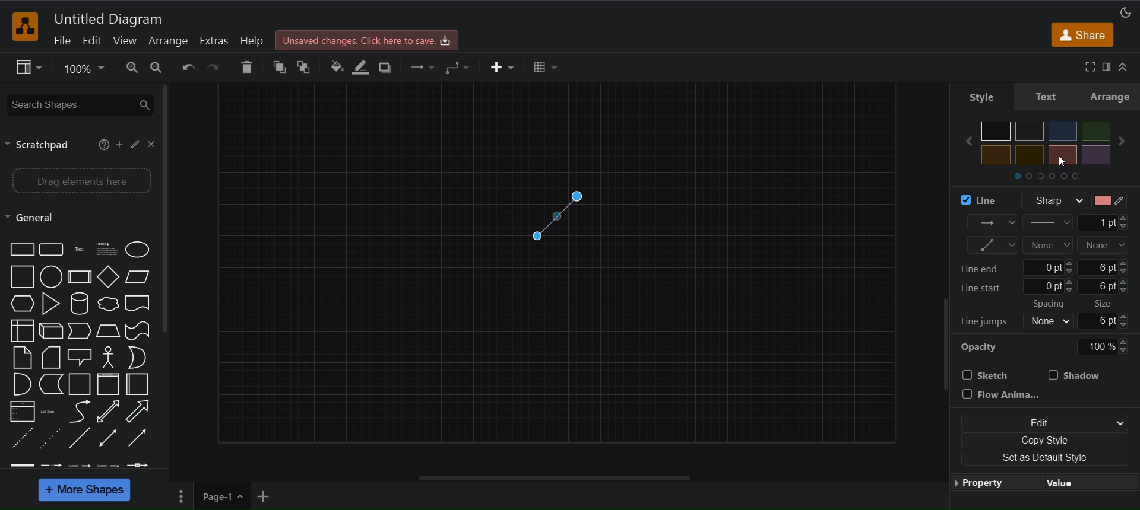 The width and height of the screenshot is (1140, 510). I want to click on Unsaved changes. Click here to save., so click(366, 40).